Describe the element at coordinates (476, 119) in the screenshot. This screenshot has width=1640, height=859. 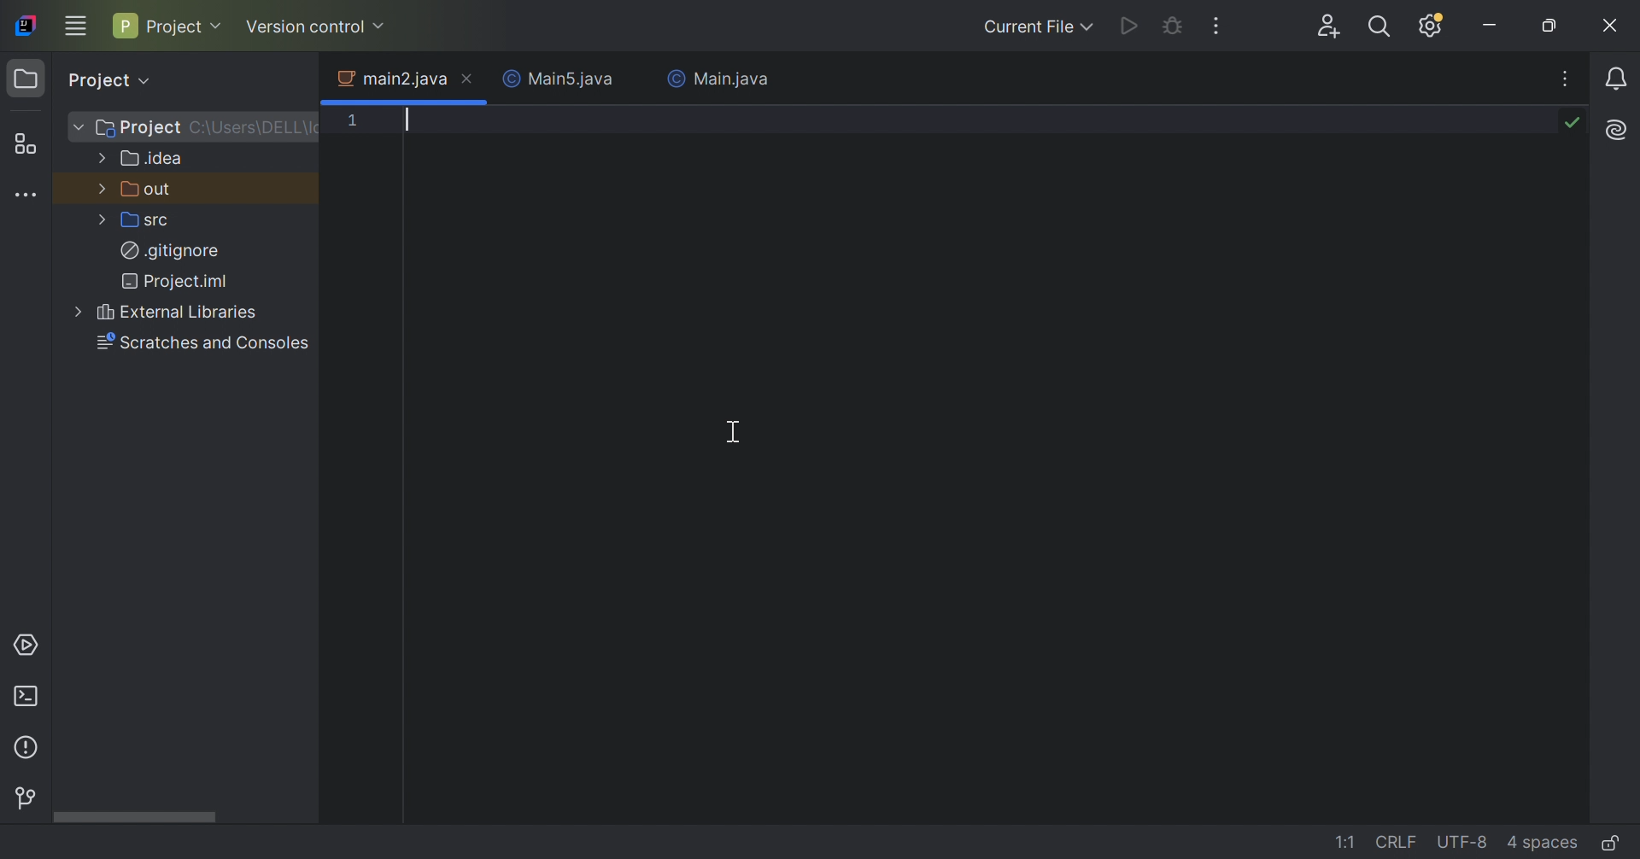
I see `Start line for code` at that location.